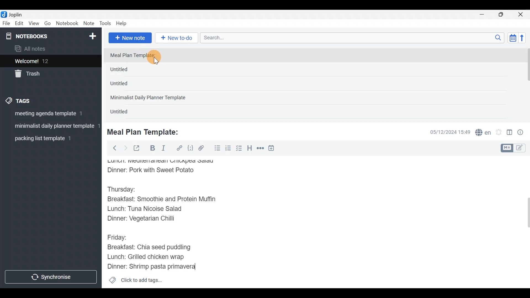  What do you see at coordinates (162, 200) in the screenshot?
I see `Breakfast: Smoothie and Protein Muffin` at bounding box center [162, 200].